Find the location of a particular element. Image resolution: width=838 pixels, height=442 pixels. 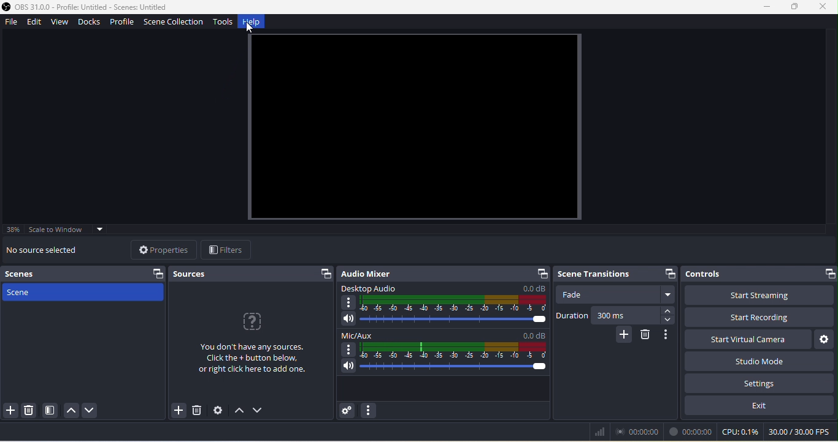

view is located at coordinates (62, 23).